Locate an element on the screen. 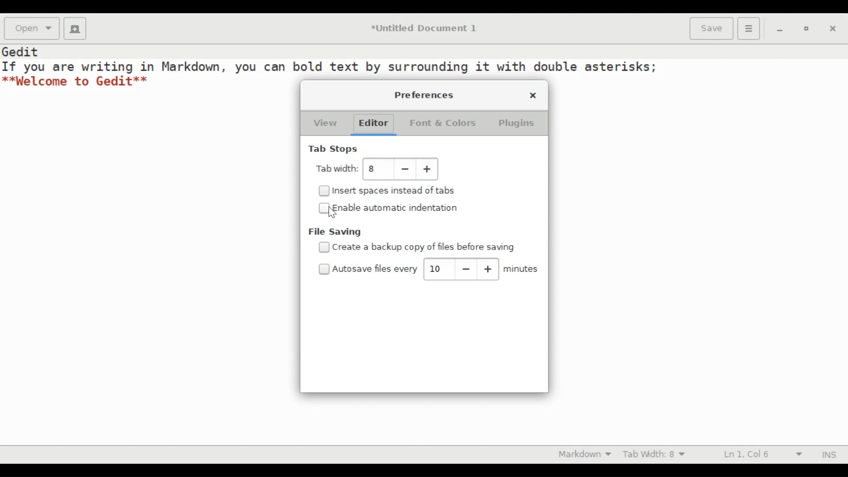 The image size is (848, 477). tab width value is located at coordinates (378, 169).